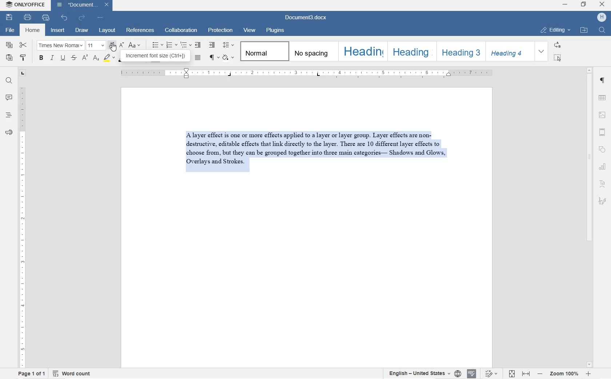 The image size is (611, 379). I want to click on comments, so click(9, 98).